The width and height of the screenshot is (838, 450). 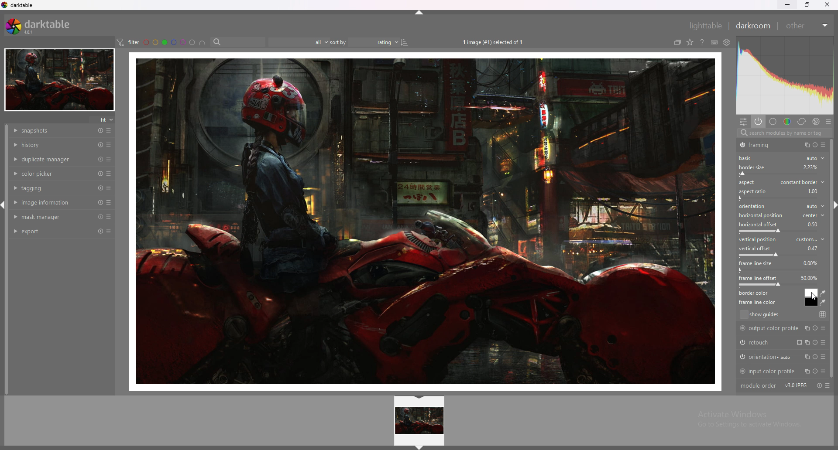 I want to click on version info, so click(x=796, y=385).